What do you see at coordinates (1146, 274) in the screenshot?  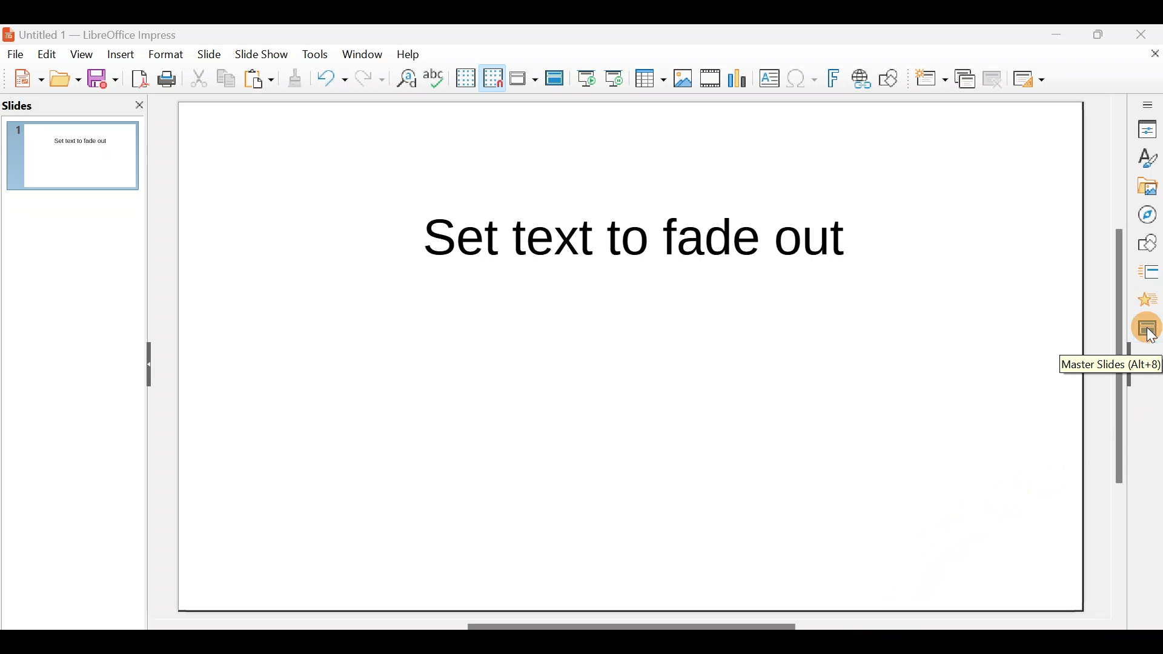 I see `Slide transition` at bounding box center [1146, 274].